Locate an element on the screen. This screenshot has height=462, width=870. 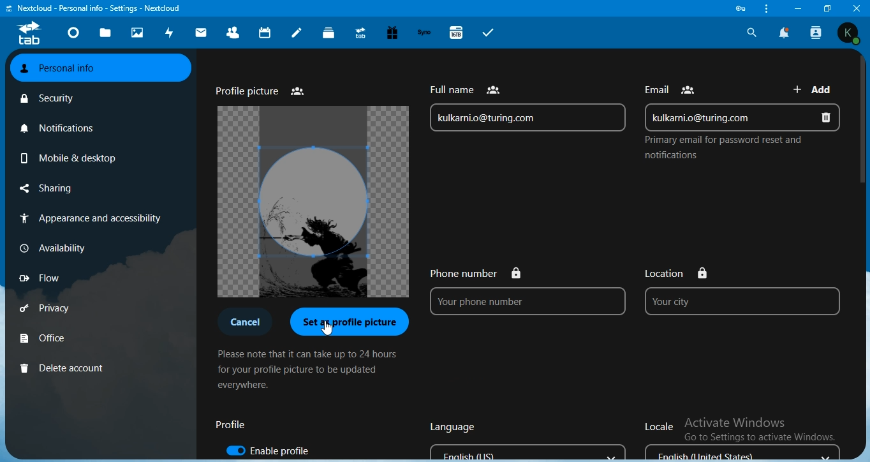
full name is located at coordinates (527, 107).